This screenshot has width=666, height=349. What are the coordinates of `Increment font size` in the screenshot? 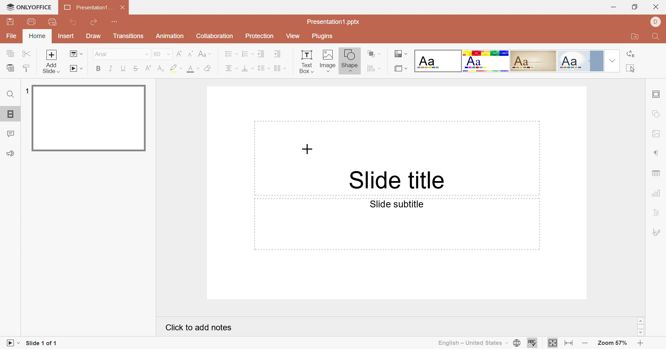 It's located at (180, 54).